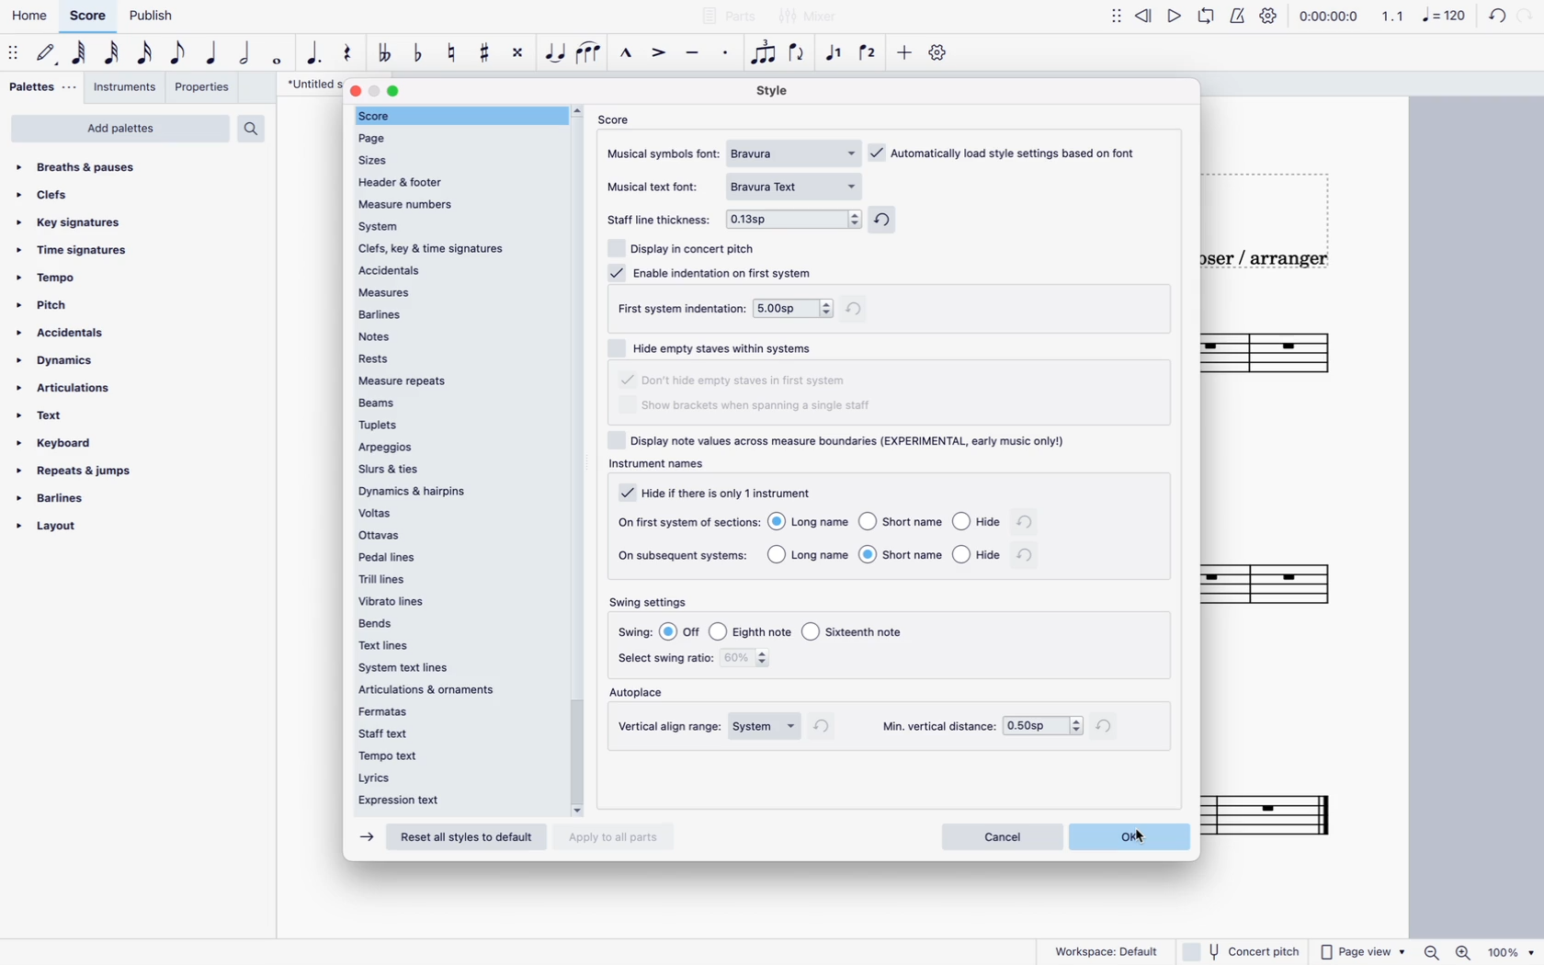 The image size is (1544, 965). What do you see at coordinates (460, 293) in the screenshot?
I see `measures` at bounding box center [460, 293].